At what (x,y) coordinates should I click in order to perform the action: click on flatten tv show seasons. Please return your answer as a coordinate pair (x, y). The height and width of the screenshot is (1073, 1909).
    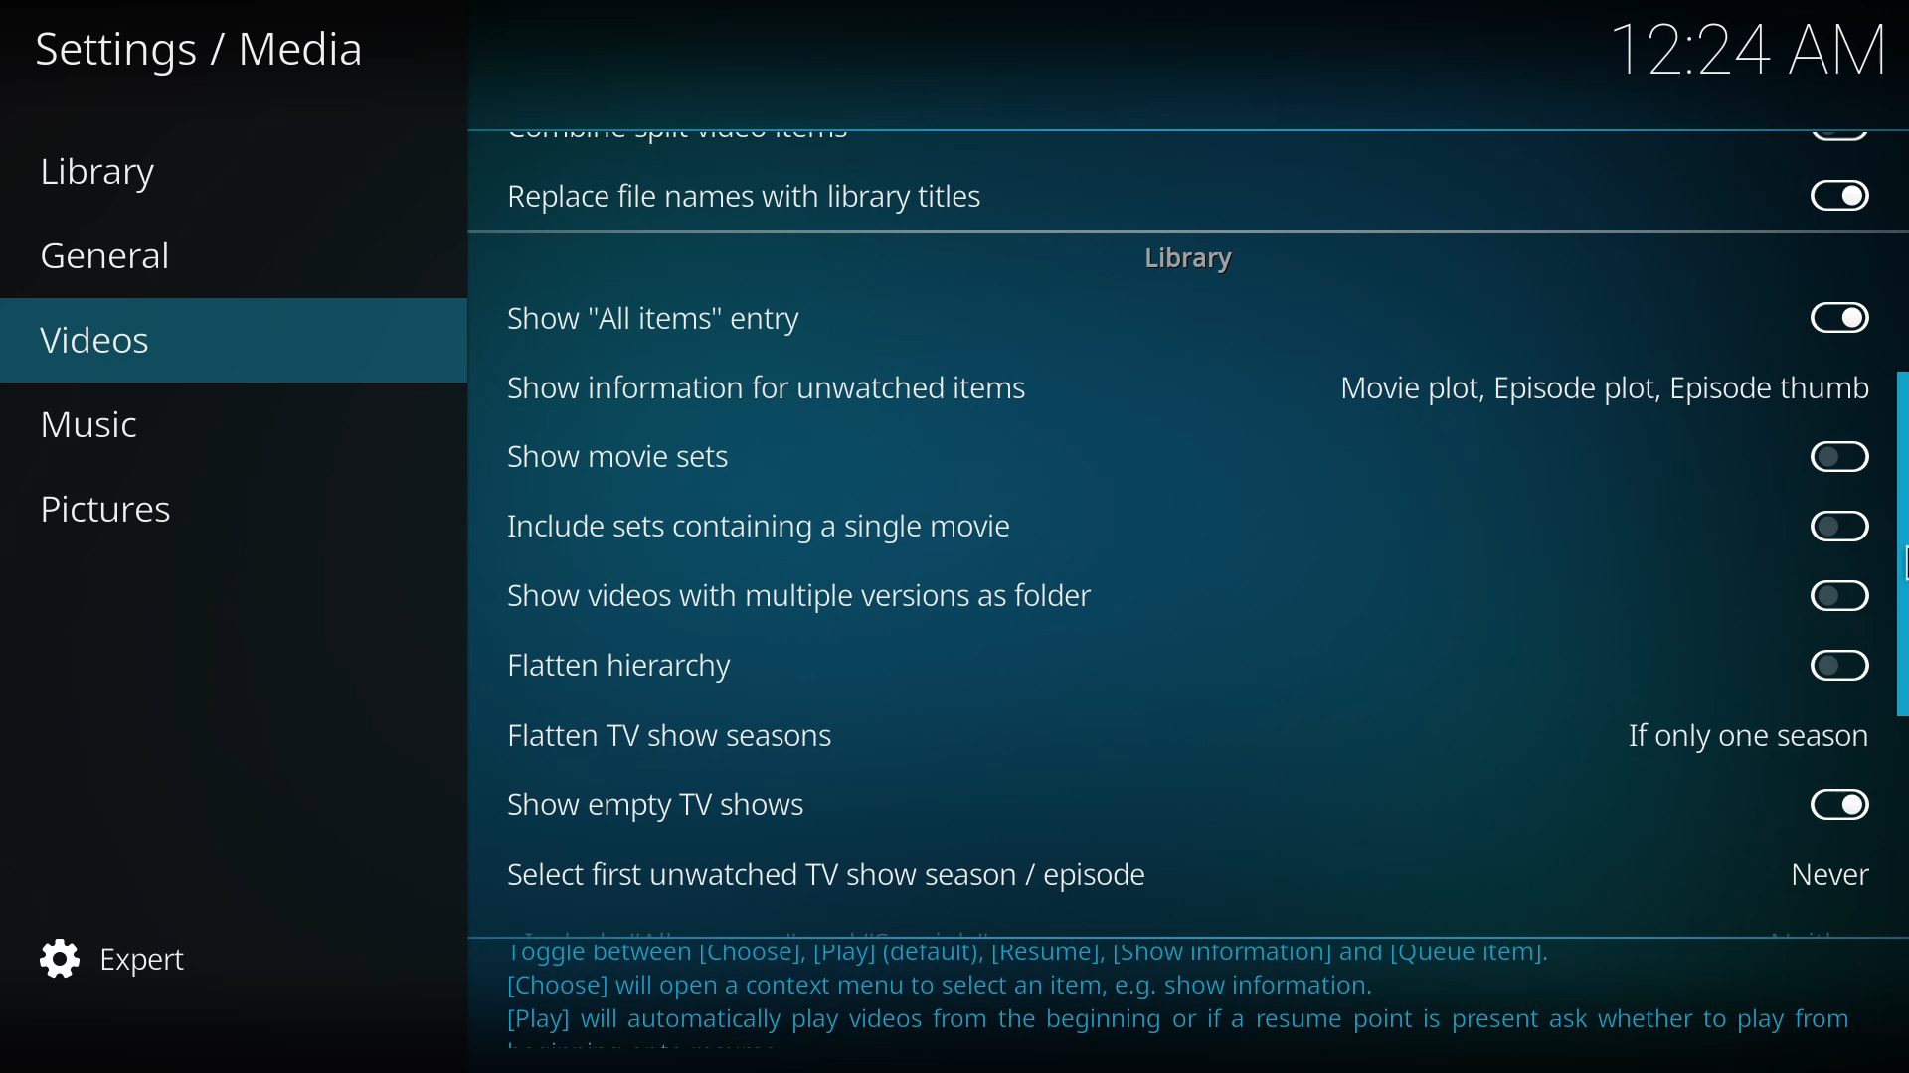
    Looking at the image, I should click on (672, 736).